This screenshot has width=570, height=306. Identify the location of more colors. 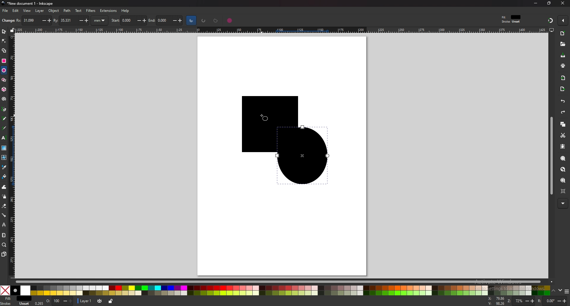
(566, 291).